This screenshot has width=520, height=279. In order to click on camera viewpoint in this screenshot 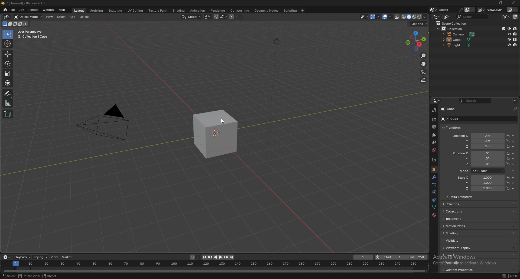, I will do `click(423, 72)`.